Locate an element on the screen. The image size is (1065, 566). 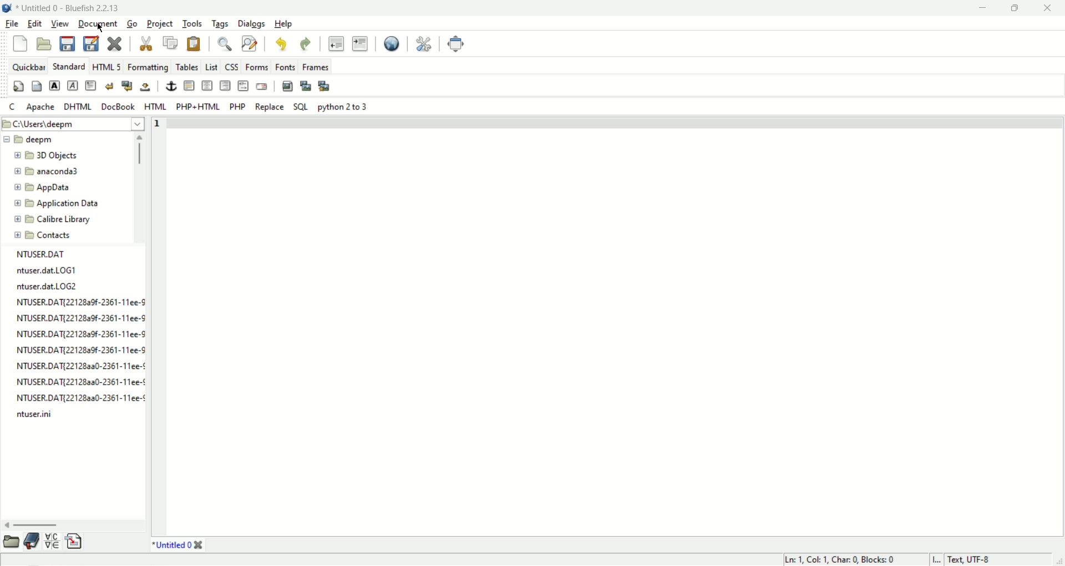
non breaking space is located at coordinates (144, 87).